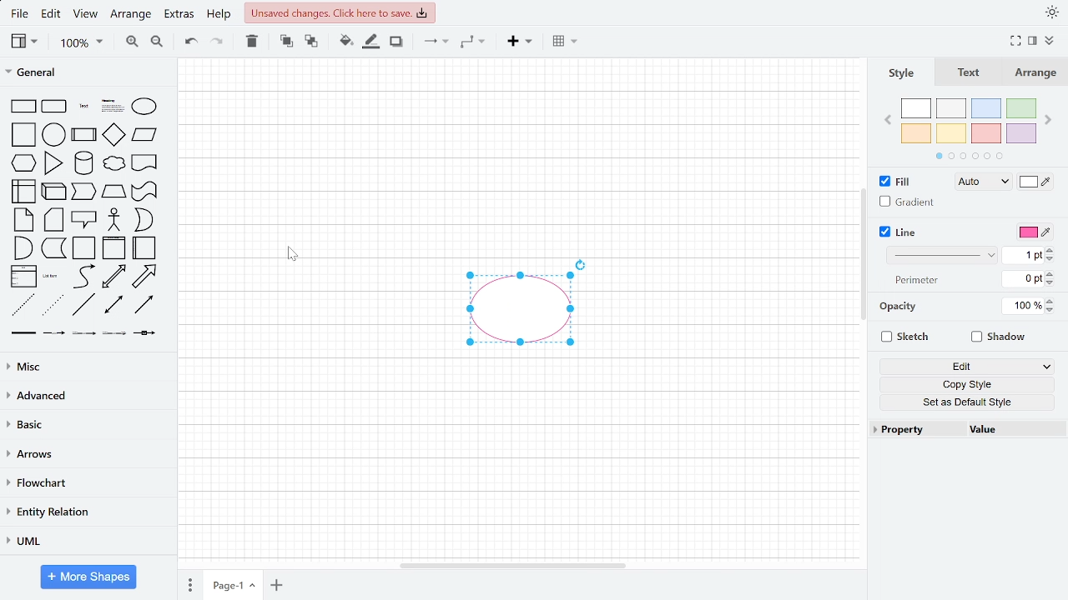 The height and width of the screenshot is (600, 1068). Describe the element at coordinates (986, 133) in the screenshot. I see `red` at that location.